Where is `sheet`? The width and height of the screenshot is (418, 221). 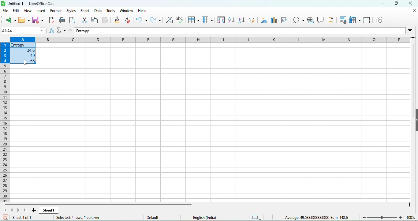 sheet is located at coordinates (85, 11).